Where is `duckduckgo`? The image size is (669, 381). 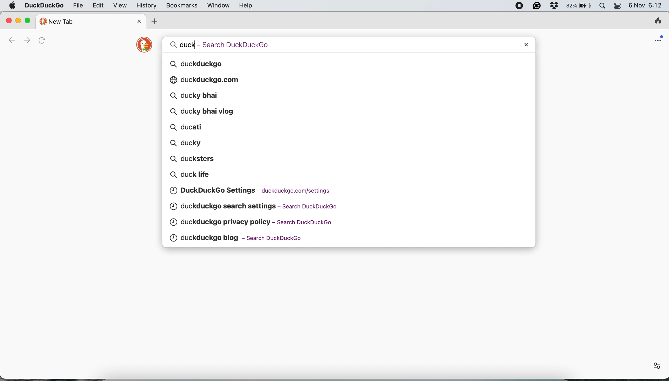 duckduckgo is located at coordinates (44, 6).